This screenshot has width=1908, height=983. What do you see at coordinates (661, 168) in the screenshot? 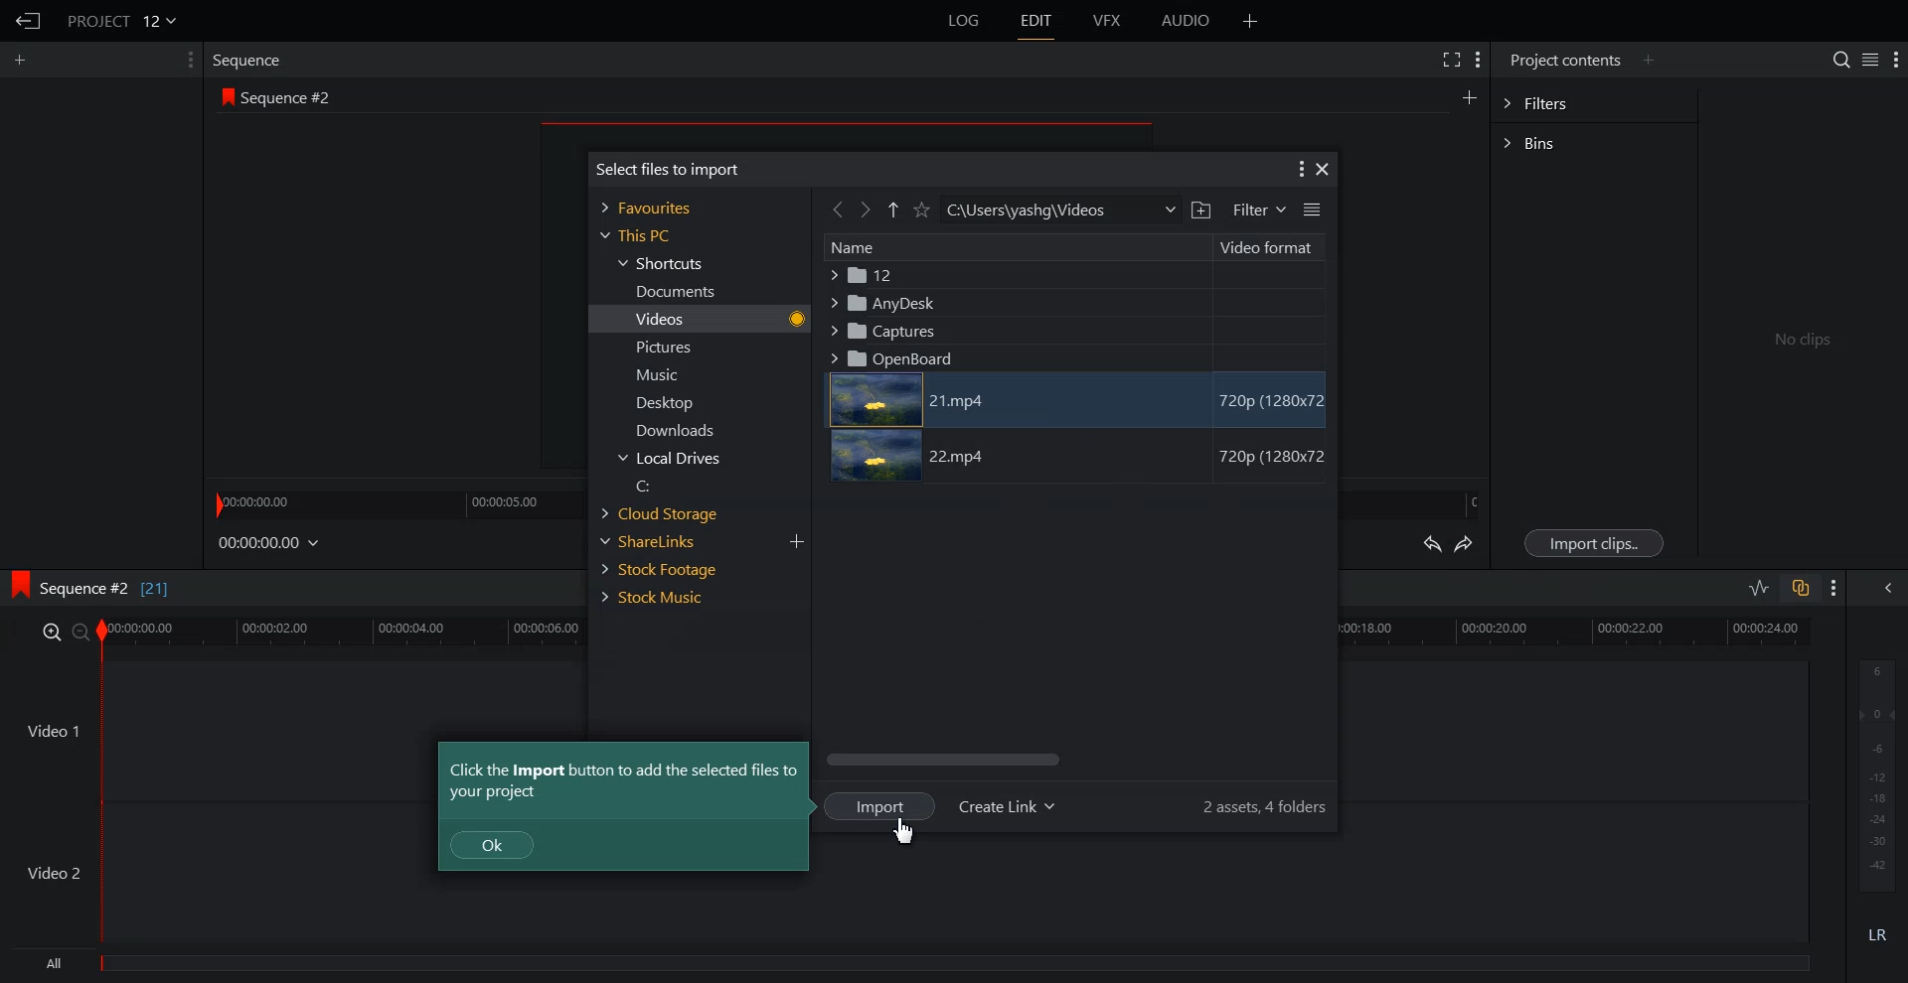
I see `Select files to import` at bounding box center [661, 168].